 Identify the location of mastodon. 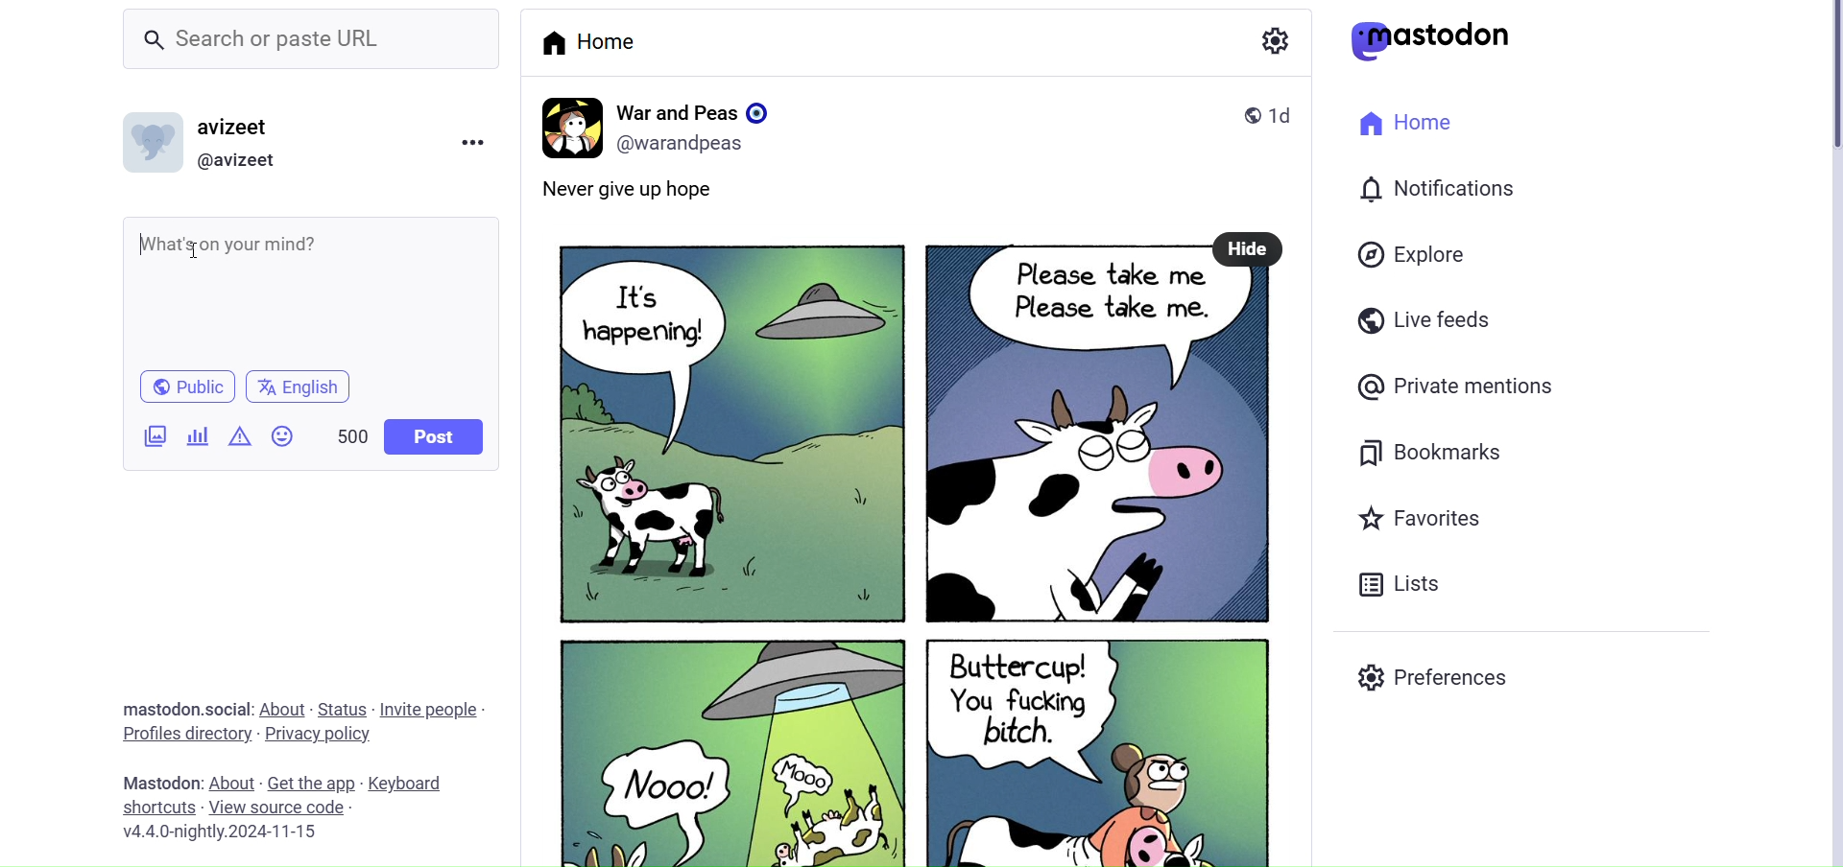
(1439, 40).